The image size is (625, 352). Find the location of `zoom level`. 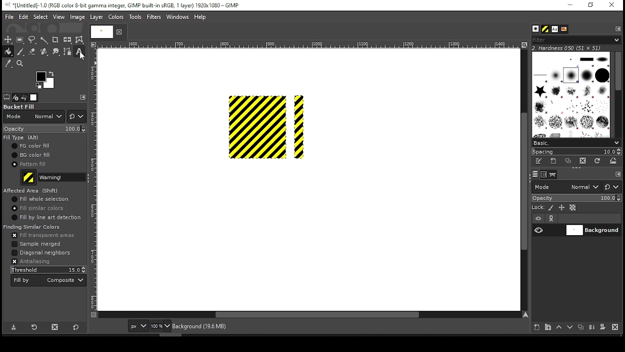

zoom level is located at coordinates (160, 327).